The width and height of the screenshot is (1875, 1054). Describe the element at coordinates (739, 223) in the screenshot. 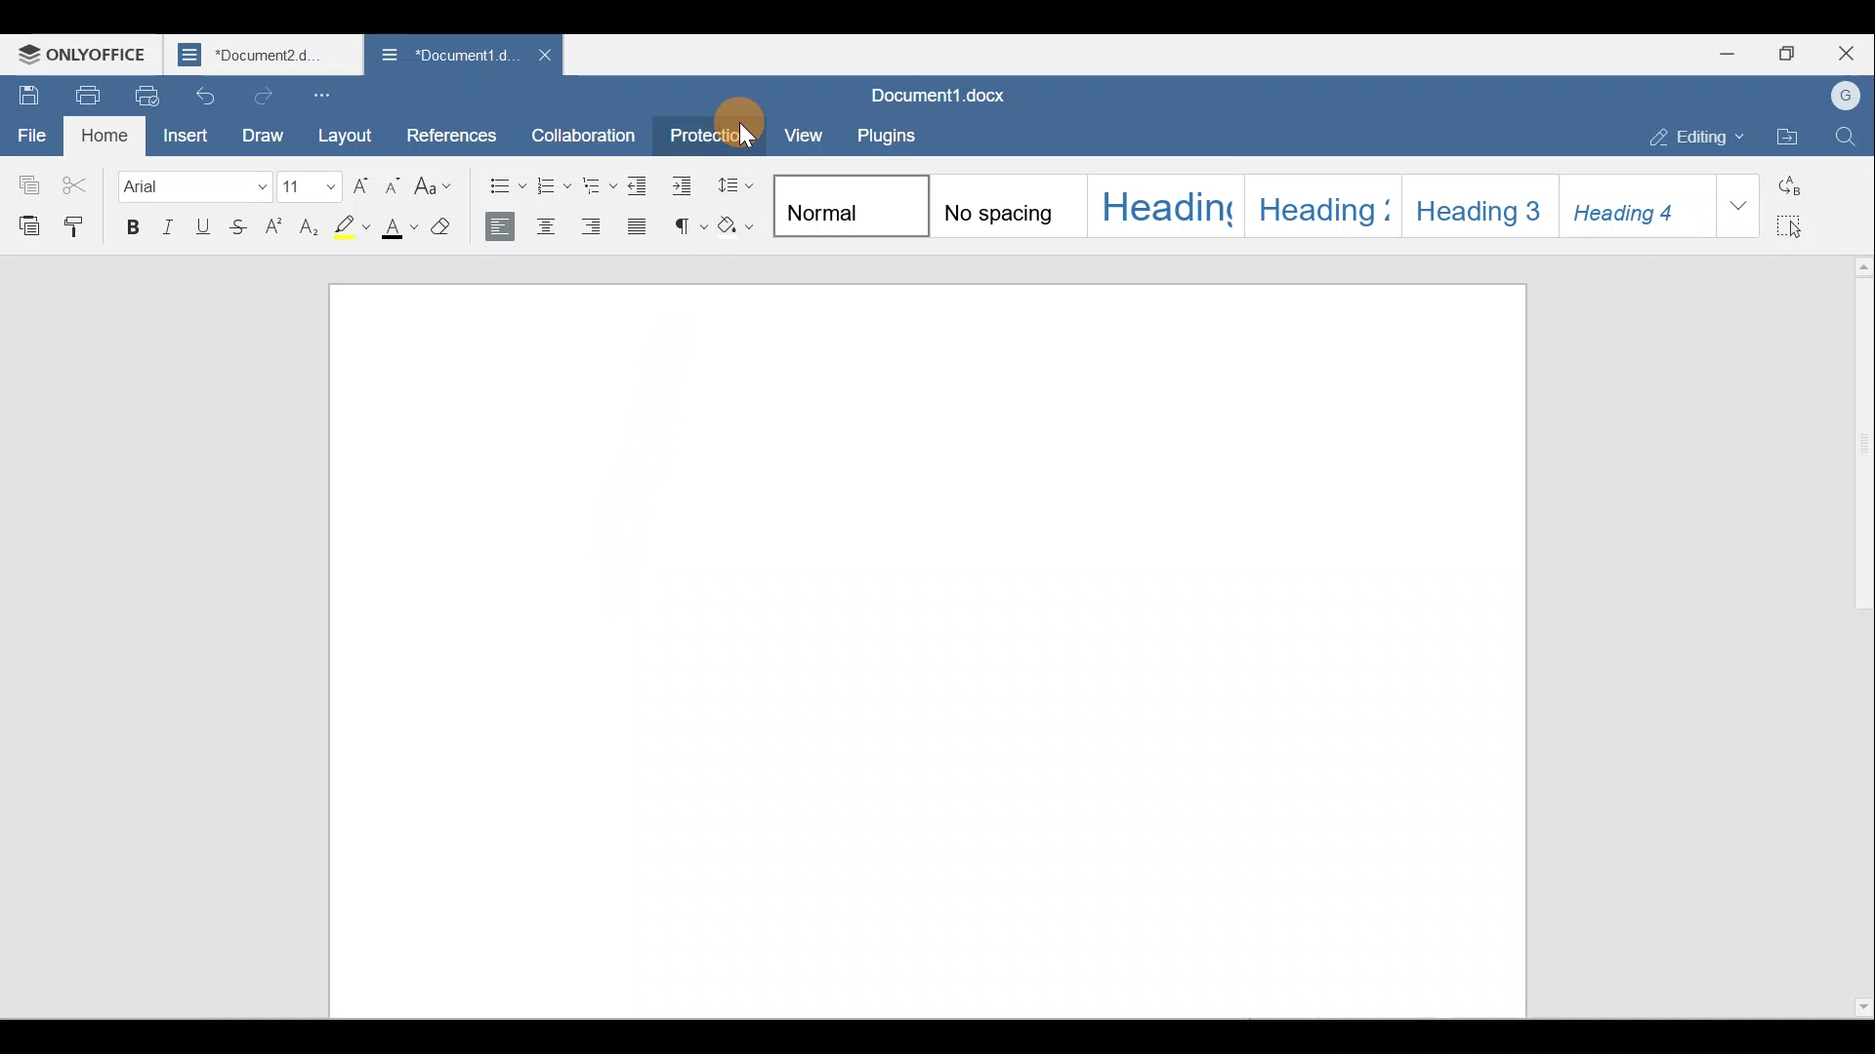

I see `Shading` at that location.